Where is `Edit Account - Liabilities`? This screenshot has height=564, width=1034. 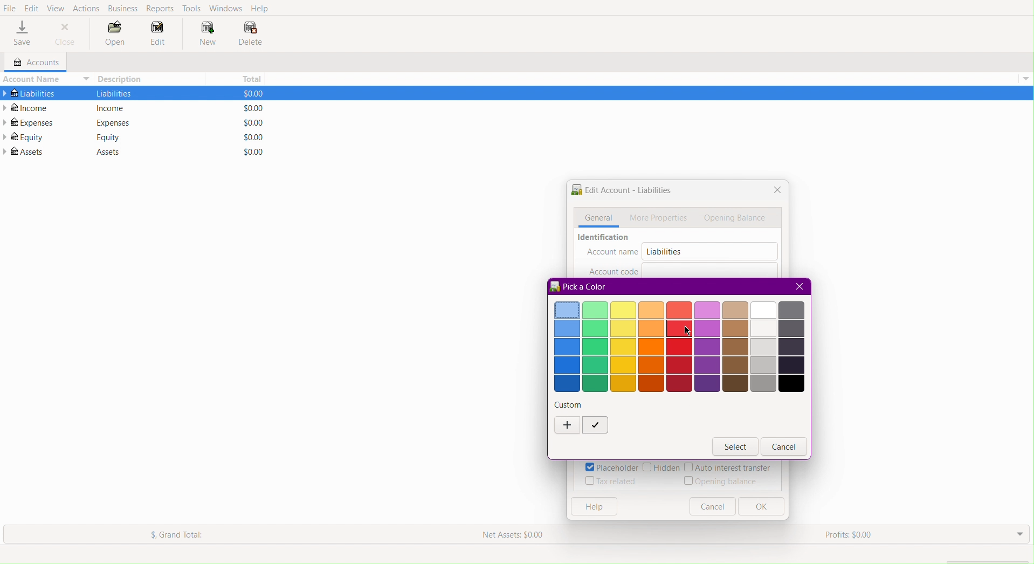
Edit Account - Liabilities is located at coordinates (621, 191).